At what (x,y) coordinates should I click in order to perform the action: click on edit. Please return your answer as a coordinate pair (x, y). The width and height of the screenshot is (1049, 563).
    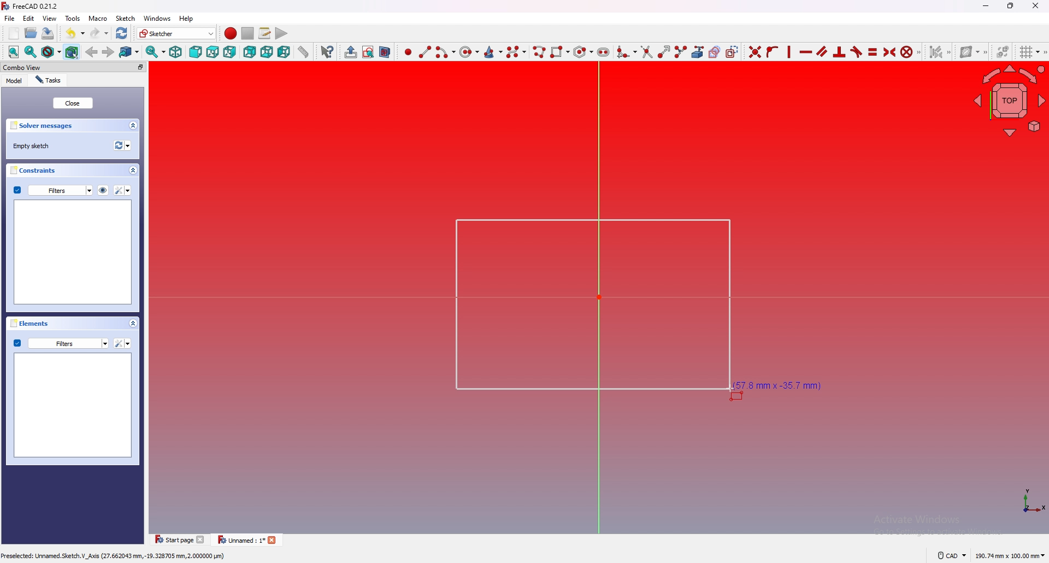
    Looking at the image, I should click on (28, 18).